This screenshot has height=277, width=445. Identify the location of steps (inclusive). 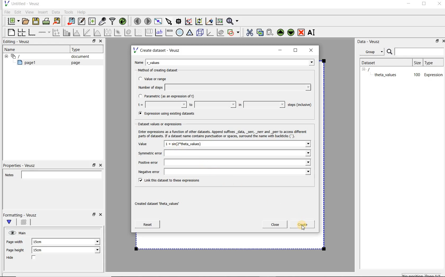
(300, 105).